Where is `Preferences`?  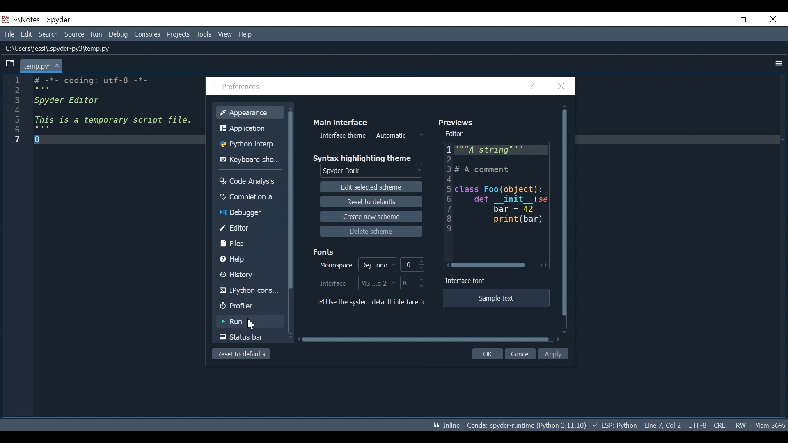 Preferences is located at coordinates (241, 87).